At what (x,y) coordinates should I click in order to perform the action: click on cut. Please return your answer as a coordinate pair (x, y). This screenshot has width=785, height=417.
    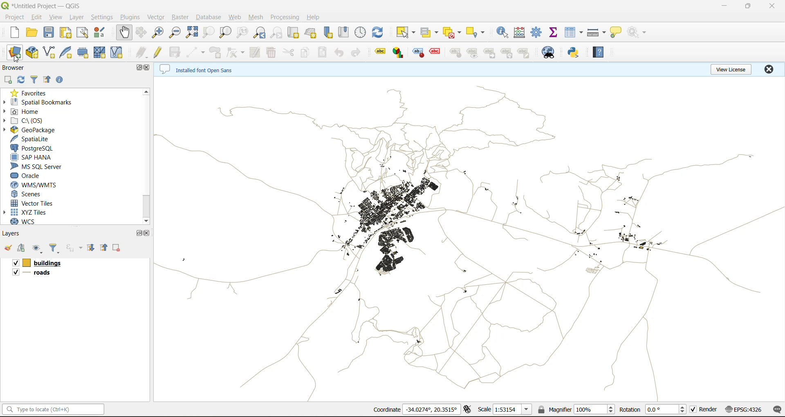
    Looking at the image, I should click on (288, 53).